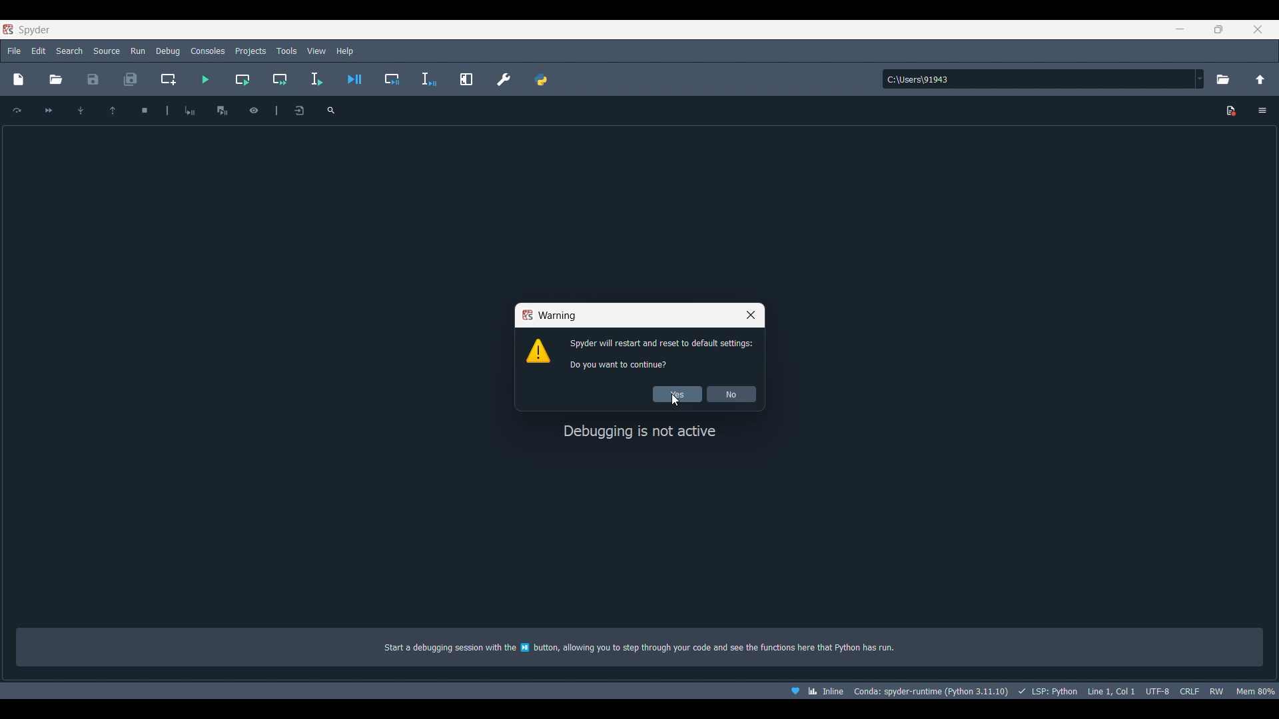 This screenshot has height=719, width=1279. What do you see at coordinates (1262, 110) in the screenshot?
I see `Options` at bounding box center [1262, 110].